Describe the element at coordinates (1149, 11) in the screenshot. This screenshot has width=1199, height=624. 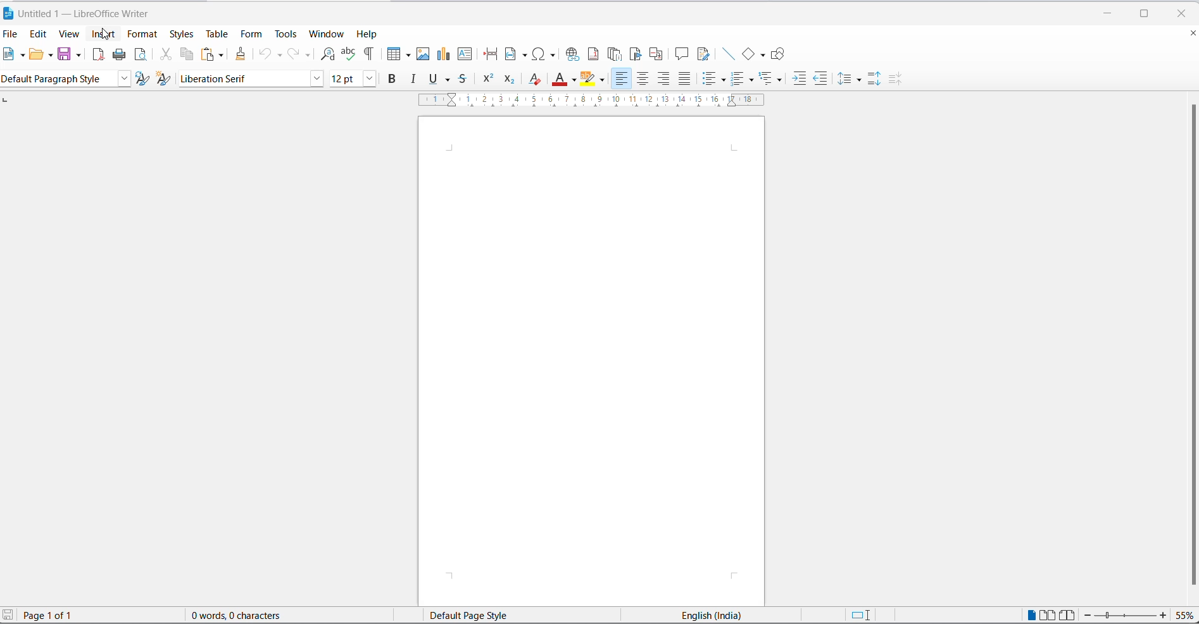
I see `maximize` at that location.